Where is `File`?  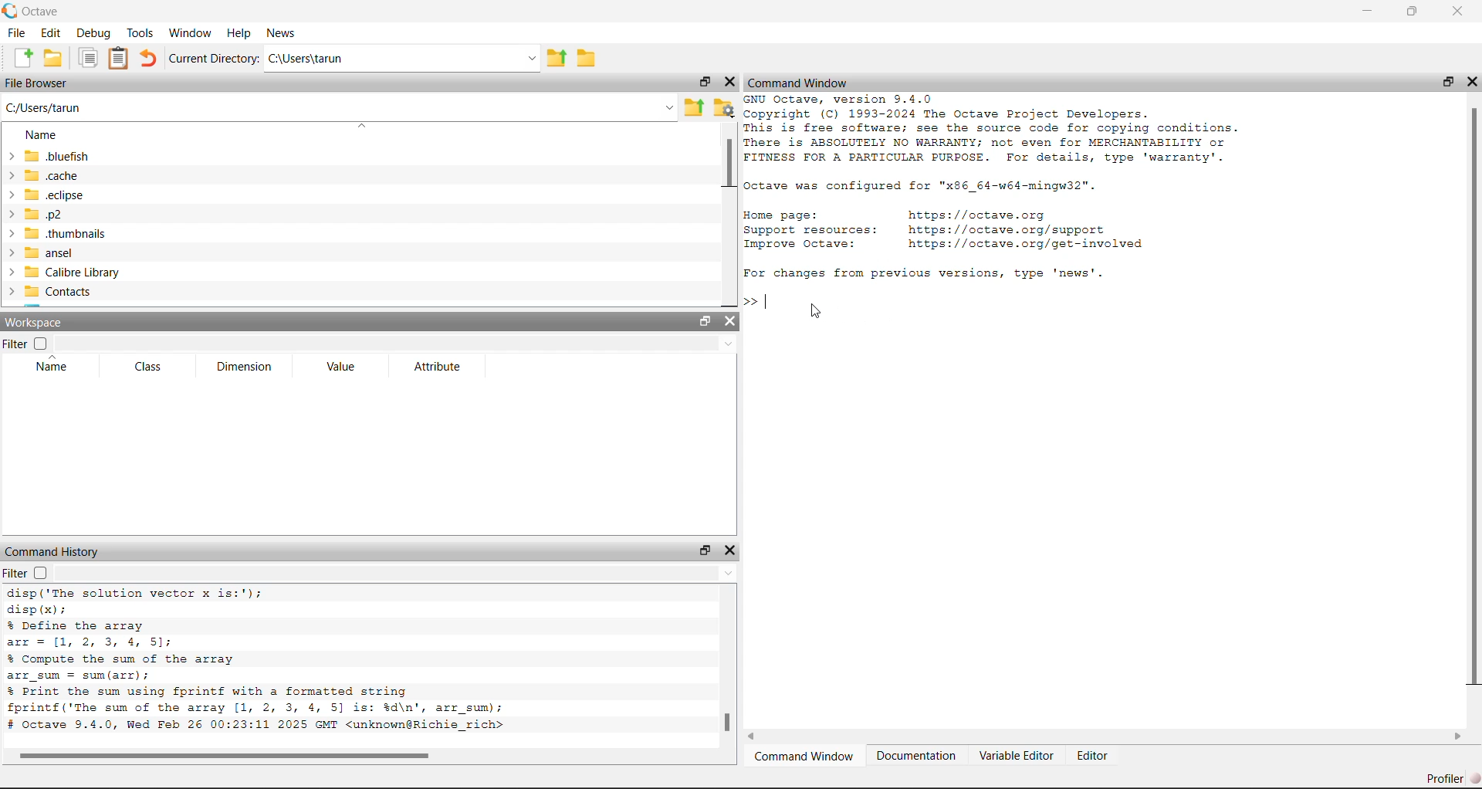
File is located at coordinates (18, 32).